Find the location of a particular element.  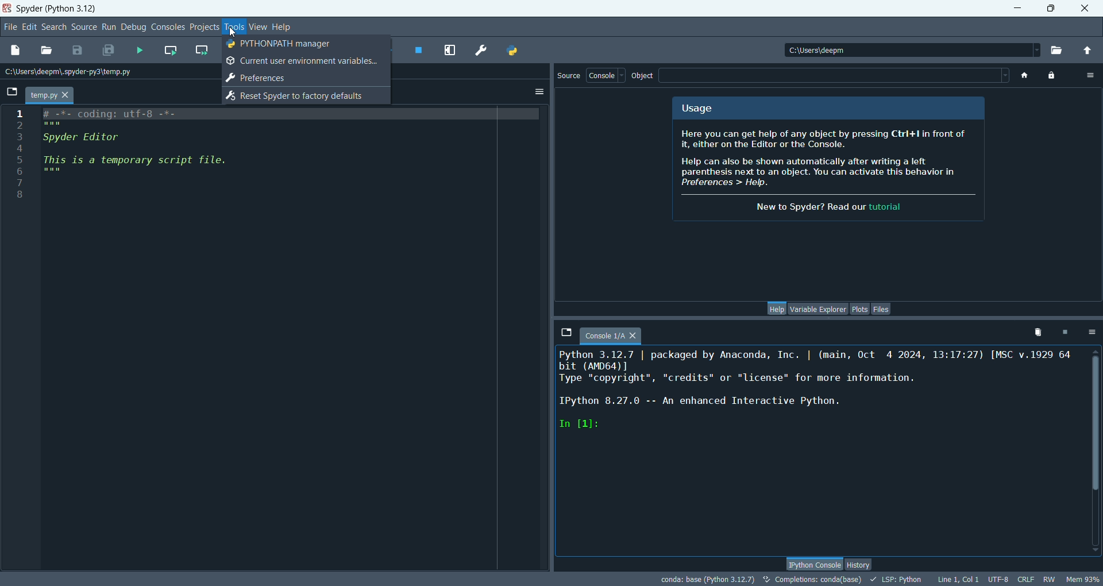

filesremove is located at coordinates (1033, 334).